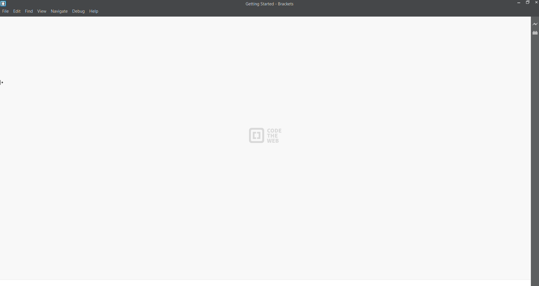 Image resolution: width=539 pixels, height=286 pixels. I want to click on close, so click(536, 3).